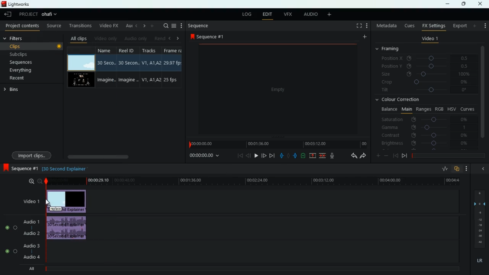 Image resolution: width=489 pixels, height=275 pixels. I want to click on colour correction, so click(399, 100).